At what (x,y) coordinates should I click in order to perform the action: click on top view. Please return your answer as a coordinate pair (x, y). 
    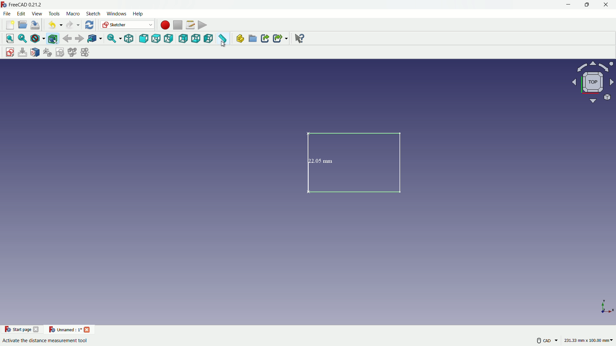
    Looking at the image, I should click on (156, 38).